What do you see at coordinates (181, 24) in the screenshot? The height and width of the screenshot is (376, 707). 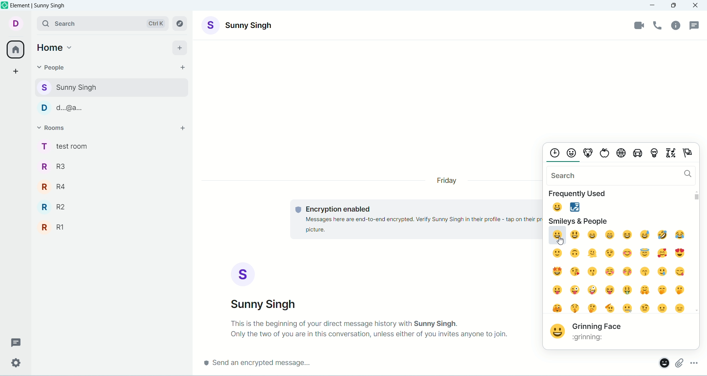 I see `explore rooms` at bounding box center [181, 24].